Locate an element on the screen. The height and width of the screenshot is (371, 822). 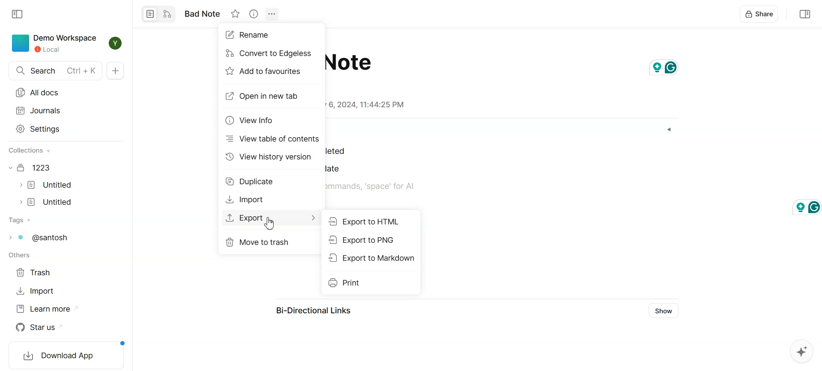
Search doc is located at coordinates (56, 71).